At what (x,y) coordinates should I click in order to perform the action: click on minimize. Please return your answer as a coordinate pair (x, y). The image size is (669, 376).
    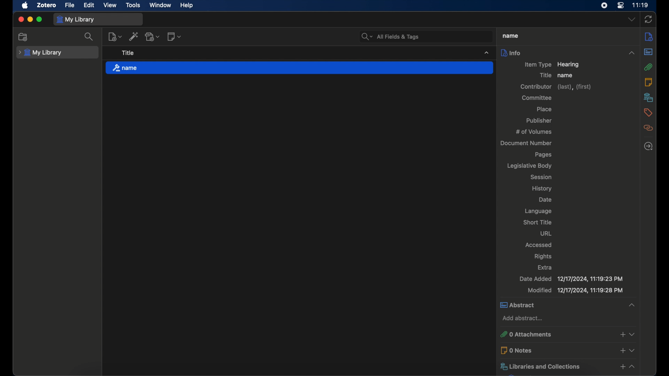
    Looking at the image, I should click on (30, 19).